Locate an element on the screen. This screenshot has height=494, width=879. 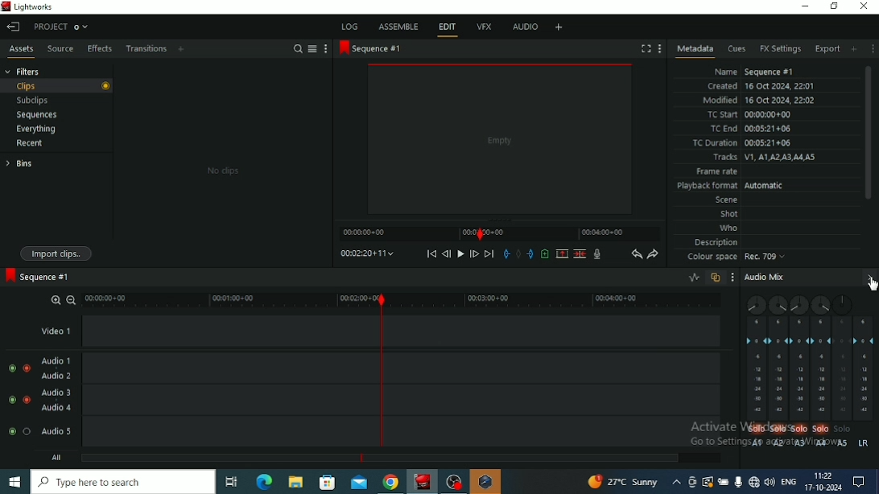
Scene is located at coordinates (724, 199).